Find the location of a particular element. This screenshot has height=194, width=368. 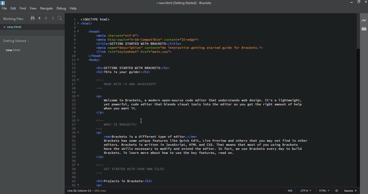

help is located at coordinates (74, 9).